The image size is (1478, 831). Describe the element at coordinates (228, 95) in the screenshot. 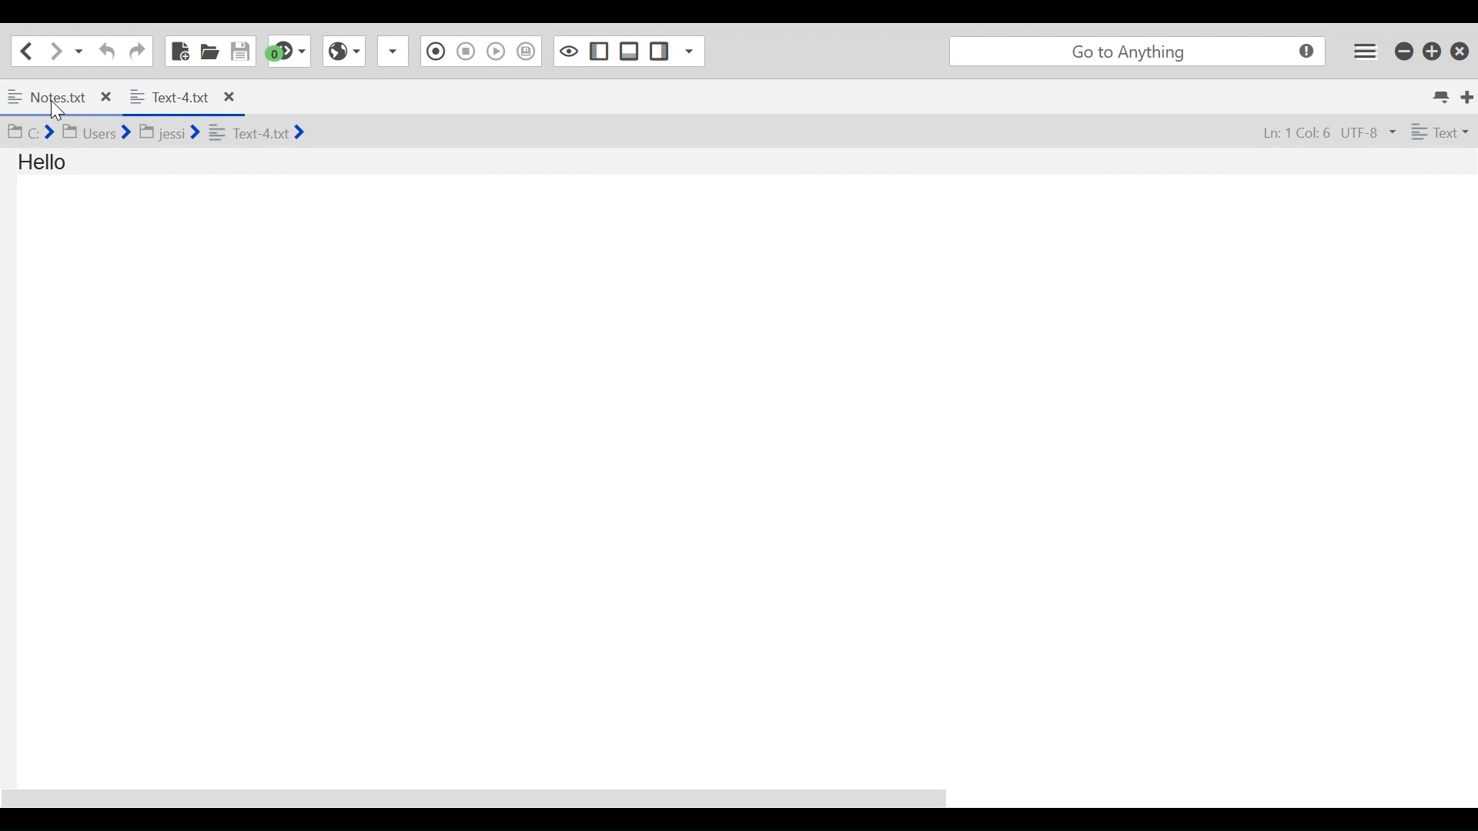

I see `close` at that location.